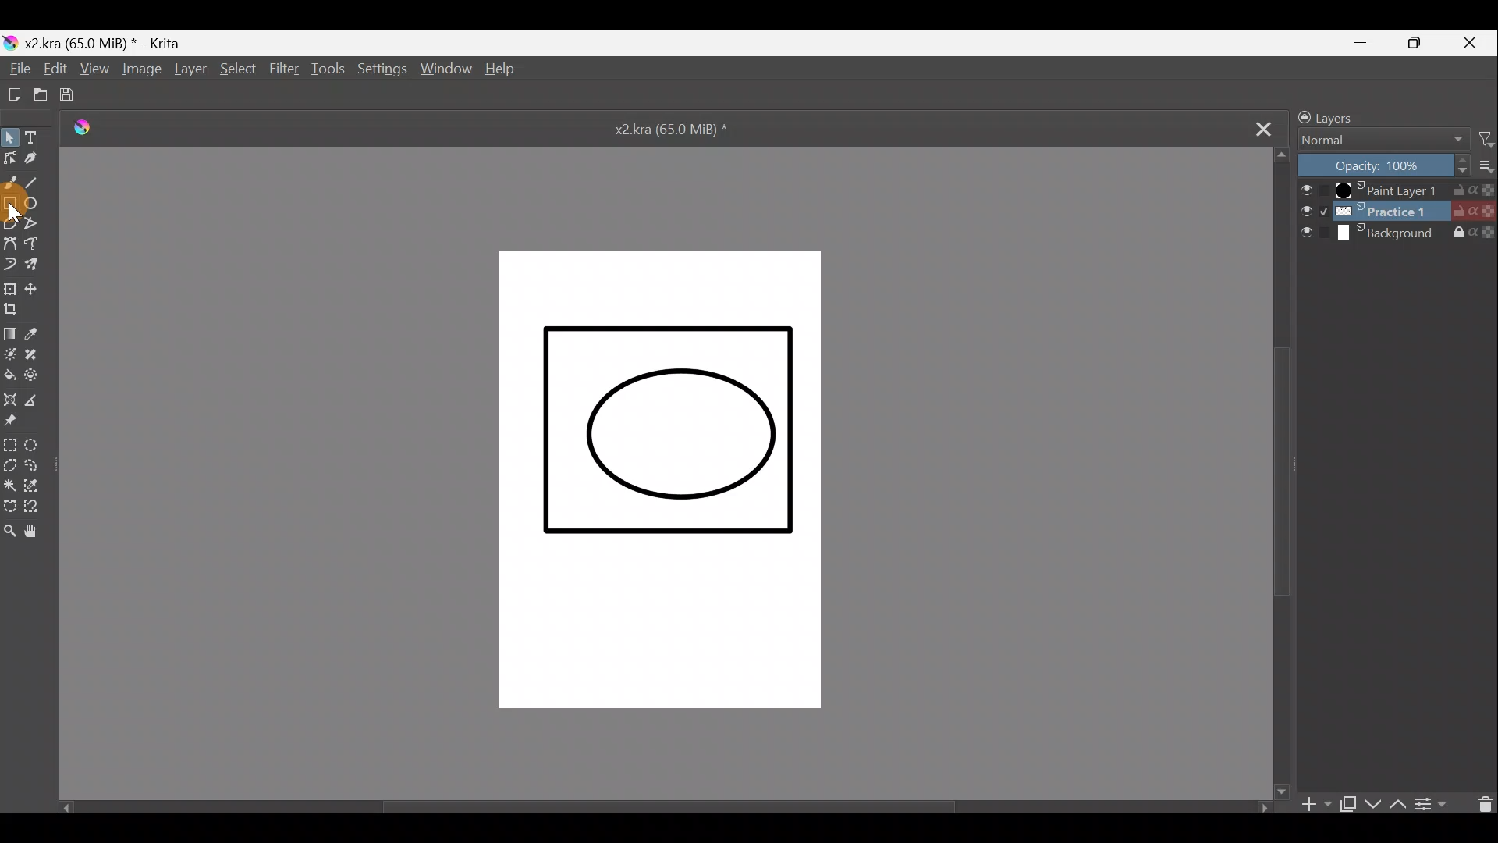 The height and width of the screenshot is (843, 1498). Describe the element at coordinates (37, 159) in the screenshot. I see `Calligraphy` at that location.